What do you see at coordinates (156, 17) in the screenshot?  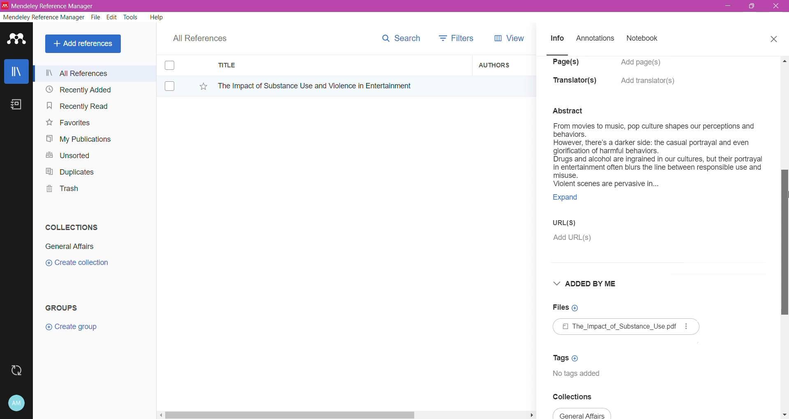 I see `Help` at bounding box center [156, 17].